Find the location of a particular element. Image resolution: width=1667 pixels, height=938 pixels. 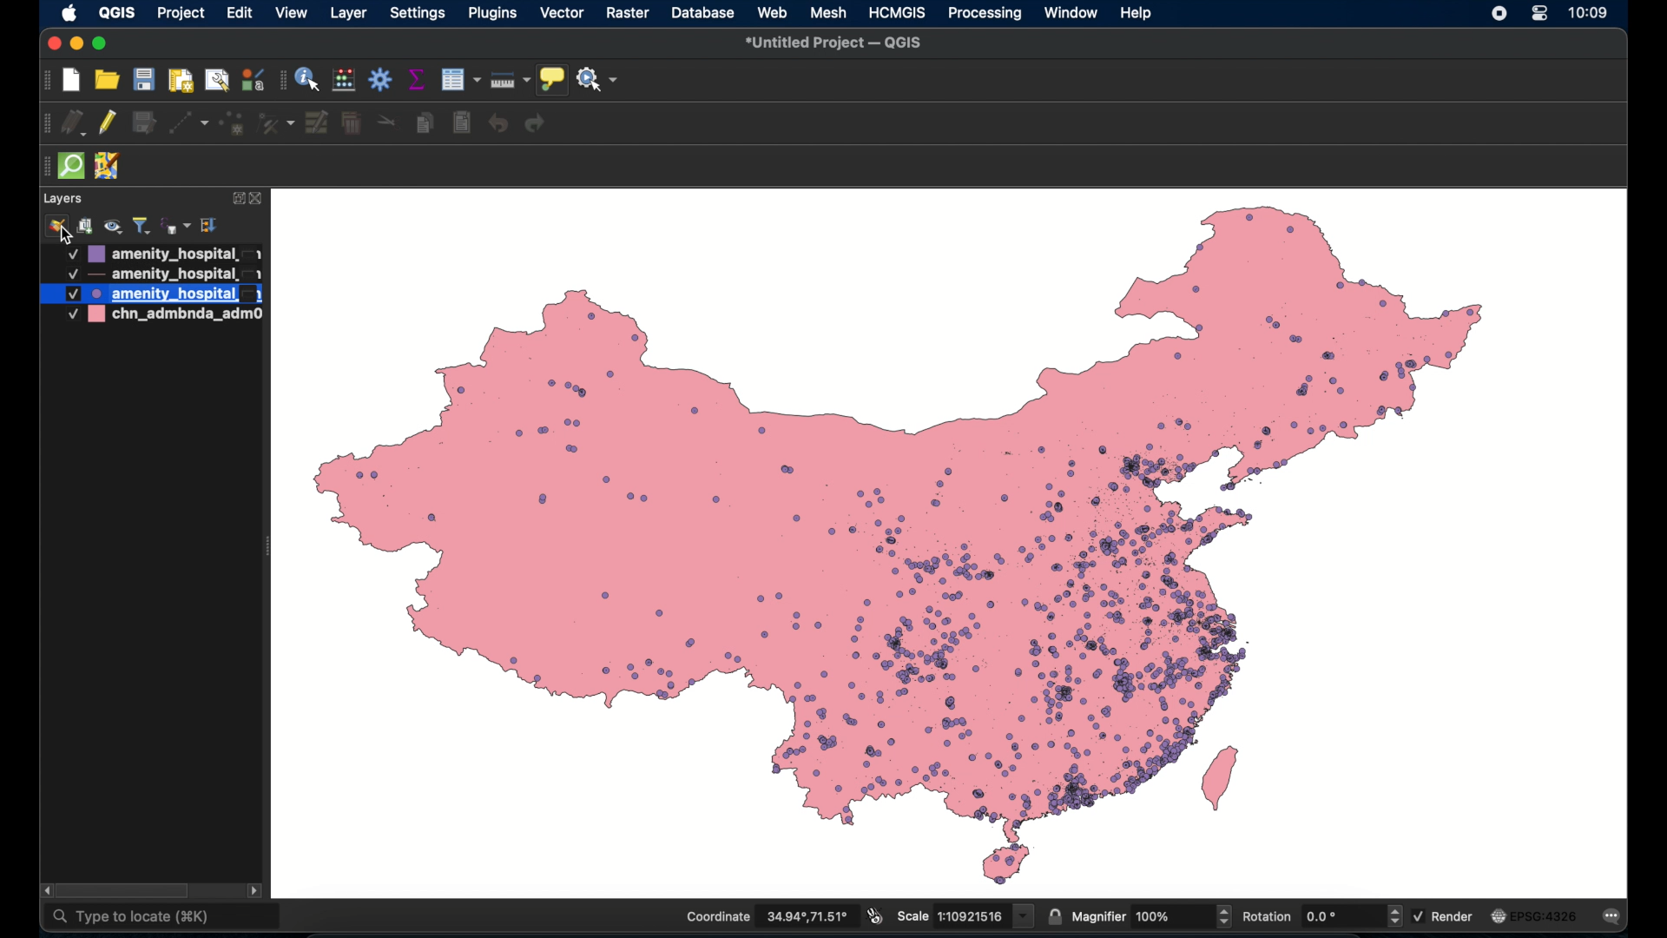

apple icon is located at coordinates (69, 15).